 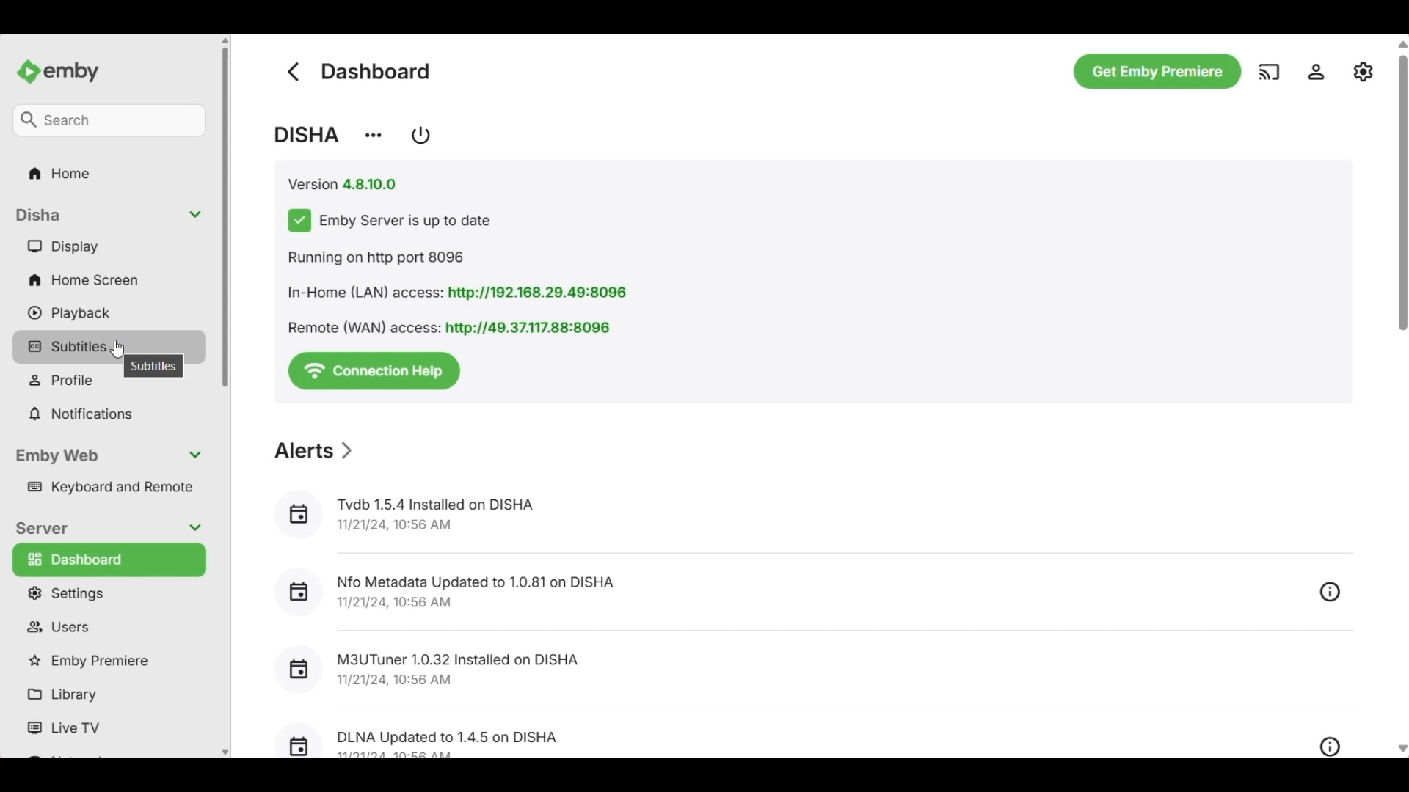 What do you see at coordinates (314, 451) in the screenshot?
I see `Section title` at bounding box center [314, 451].